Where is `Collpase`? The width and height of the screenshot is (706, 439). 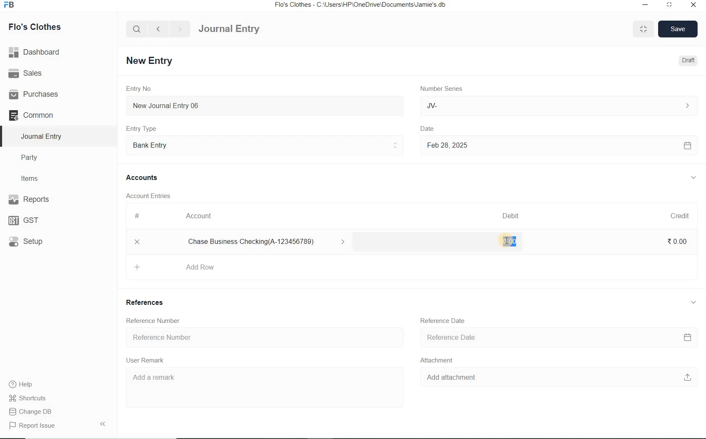
Collpase is located at coordinates (103, 423).